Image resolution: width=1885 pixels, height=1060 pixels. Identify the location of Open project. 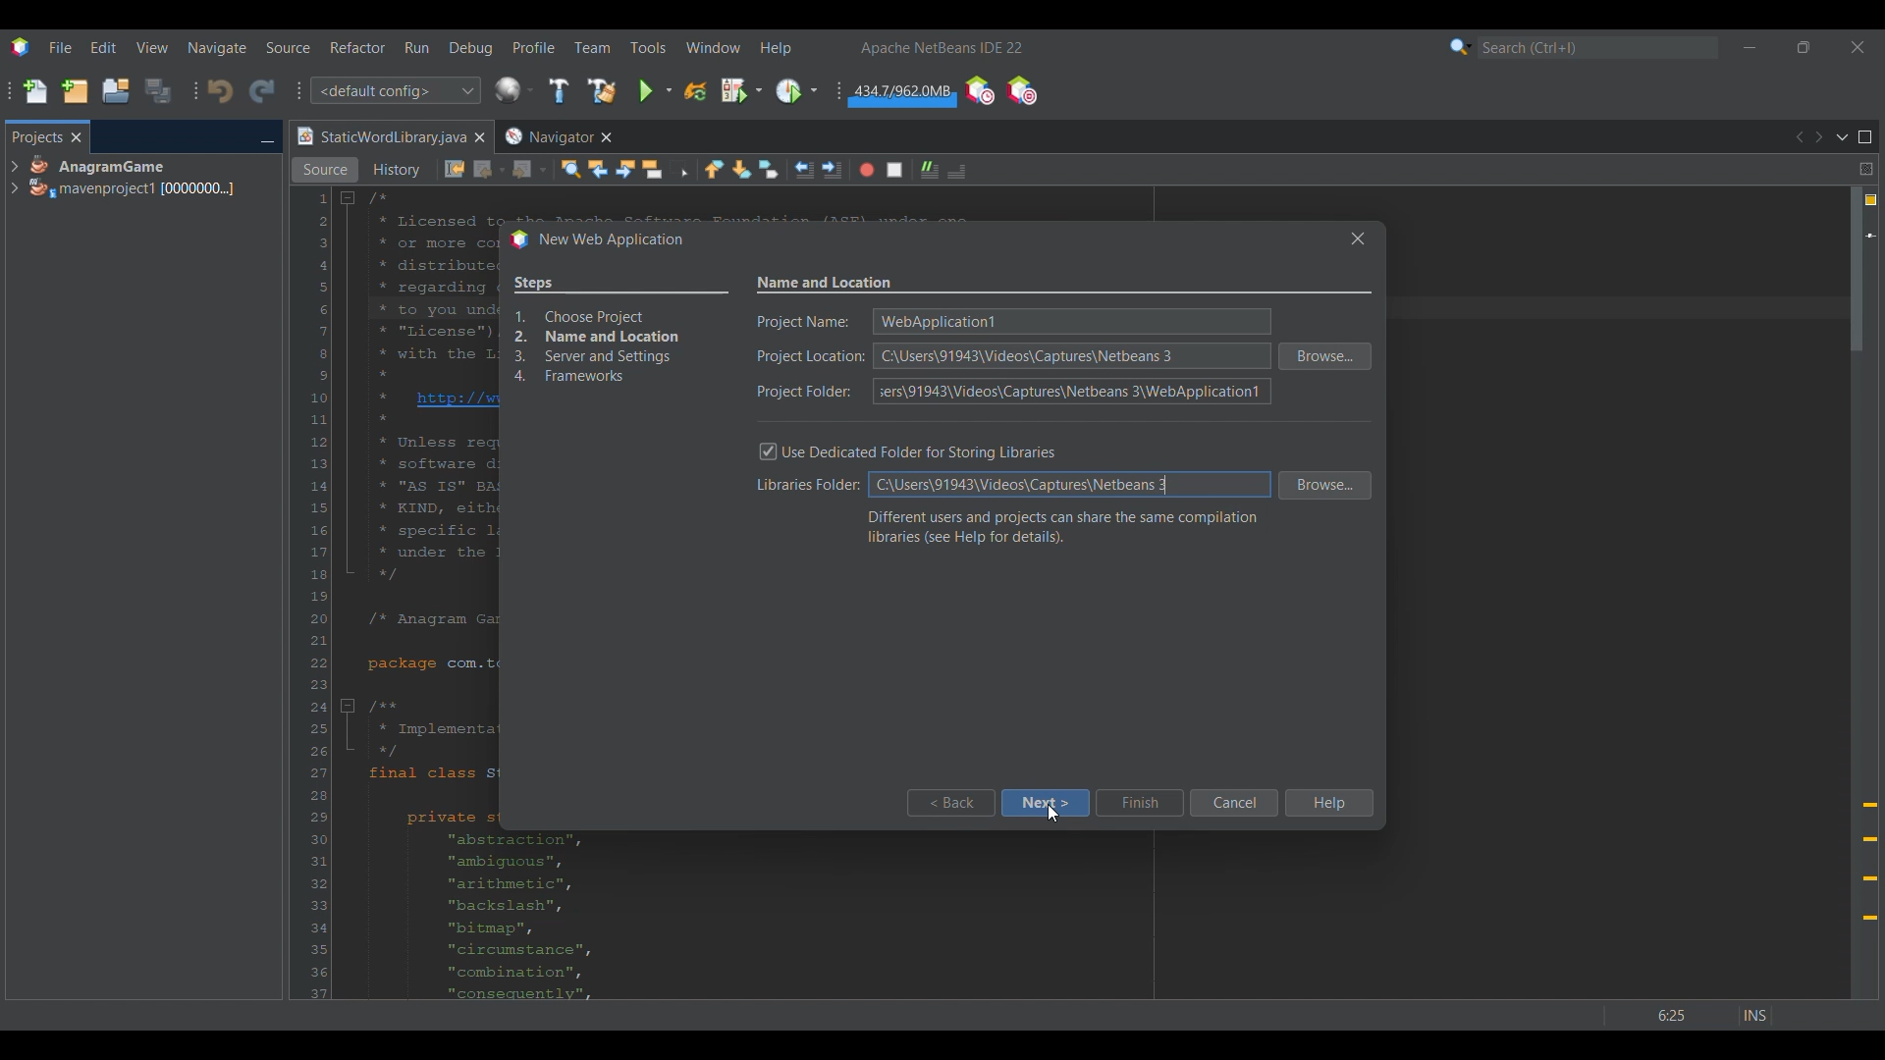
(116, 90).